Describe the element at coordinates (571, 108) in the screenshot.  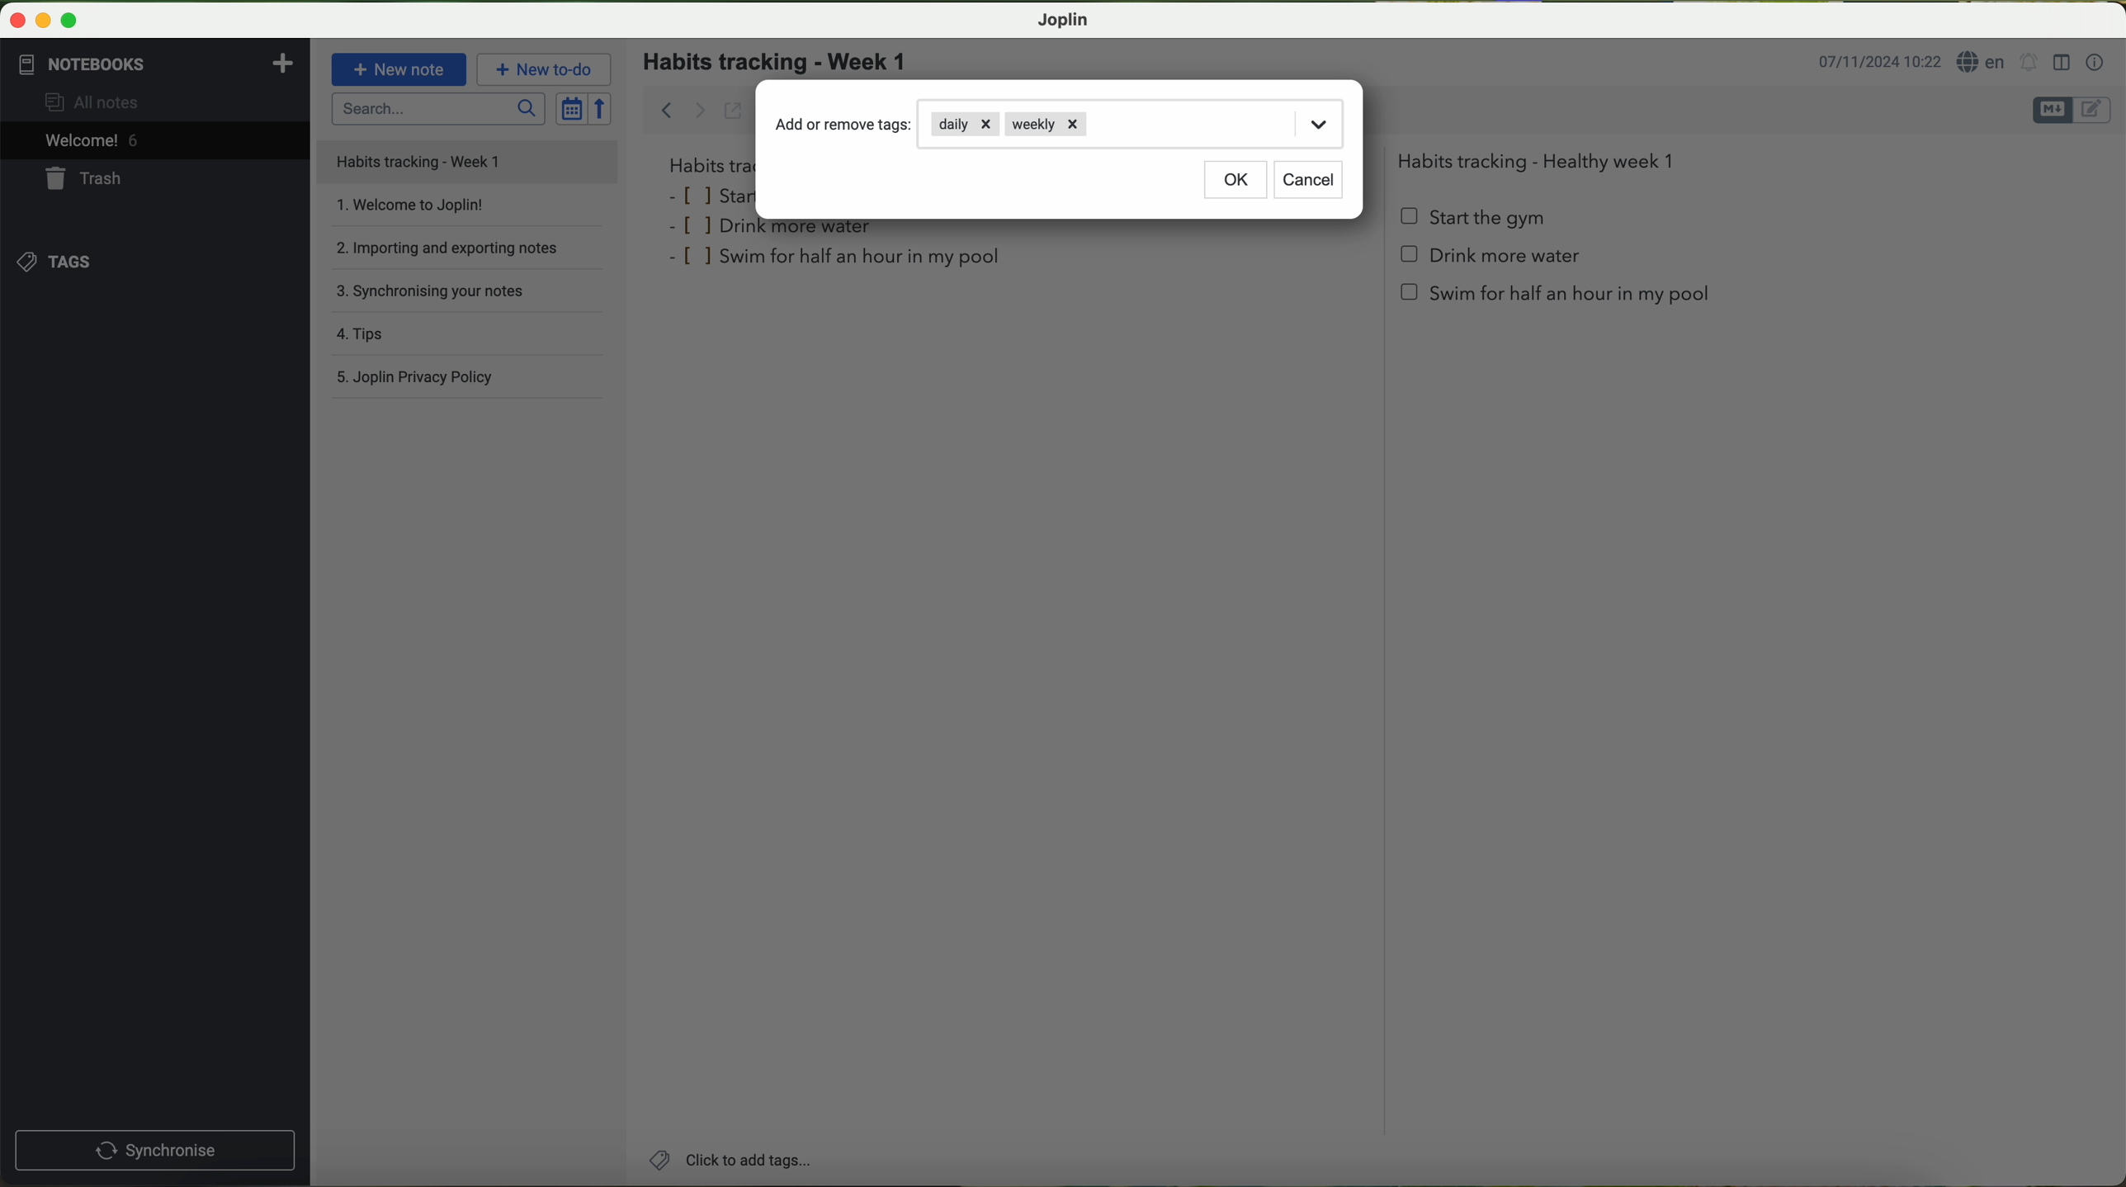
I see `toggle sort order field` at that location.